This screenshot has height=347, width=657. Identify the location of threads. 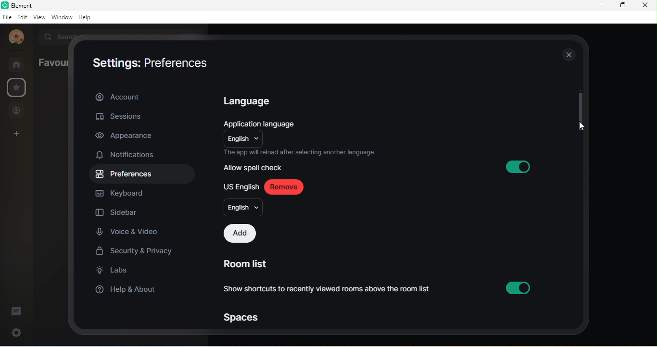
(20, 309).